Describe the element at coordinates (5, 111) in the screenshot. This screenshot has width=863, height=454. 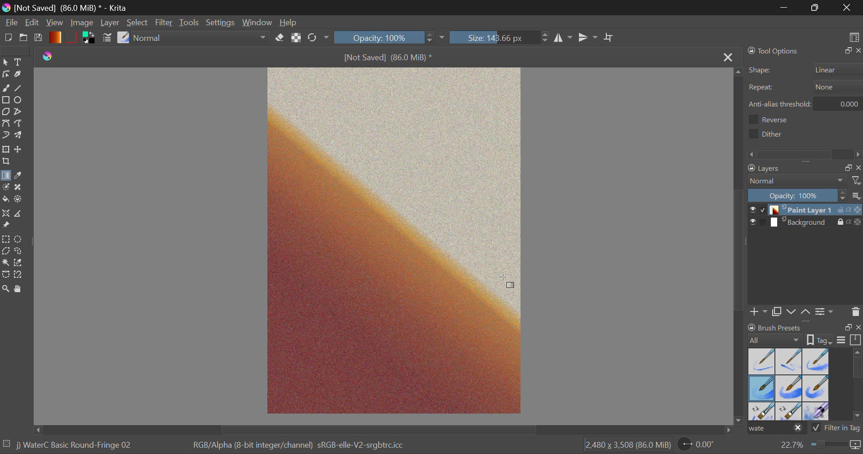
I see `Polygon` at that location.